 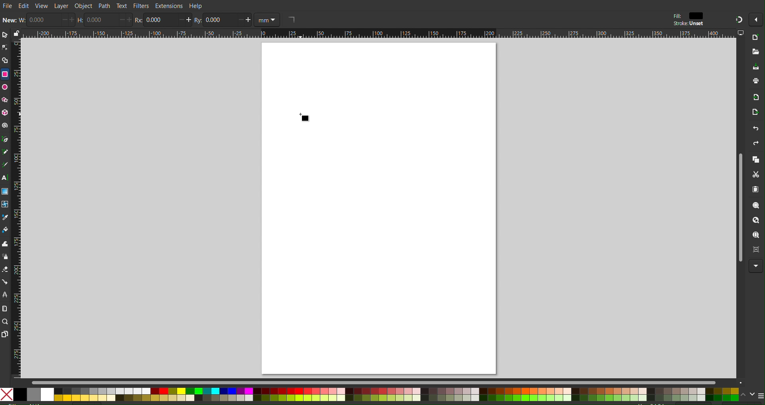 I want to click on increase/decrease, so click(x=185, y=20).